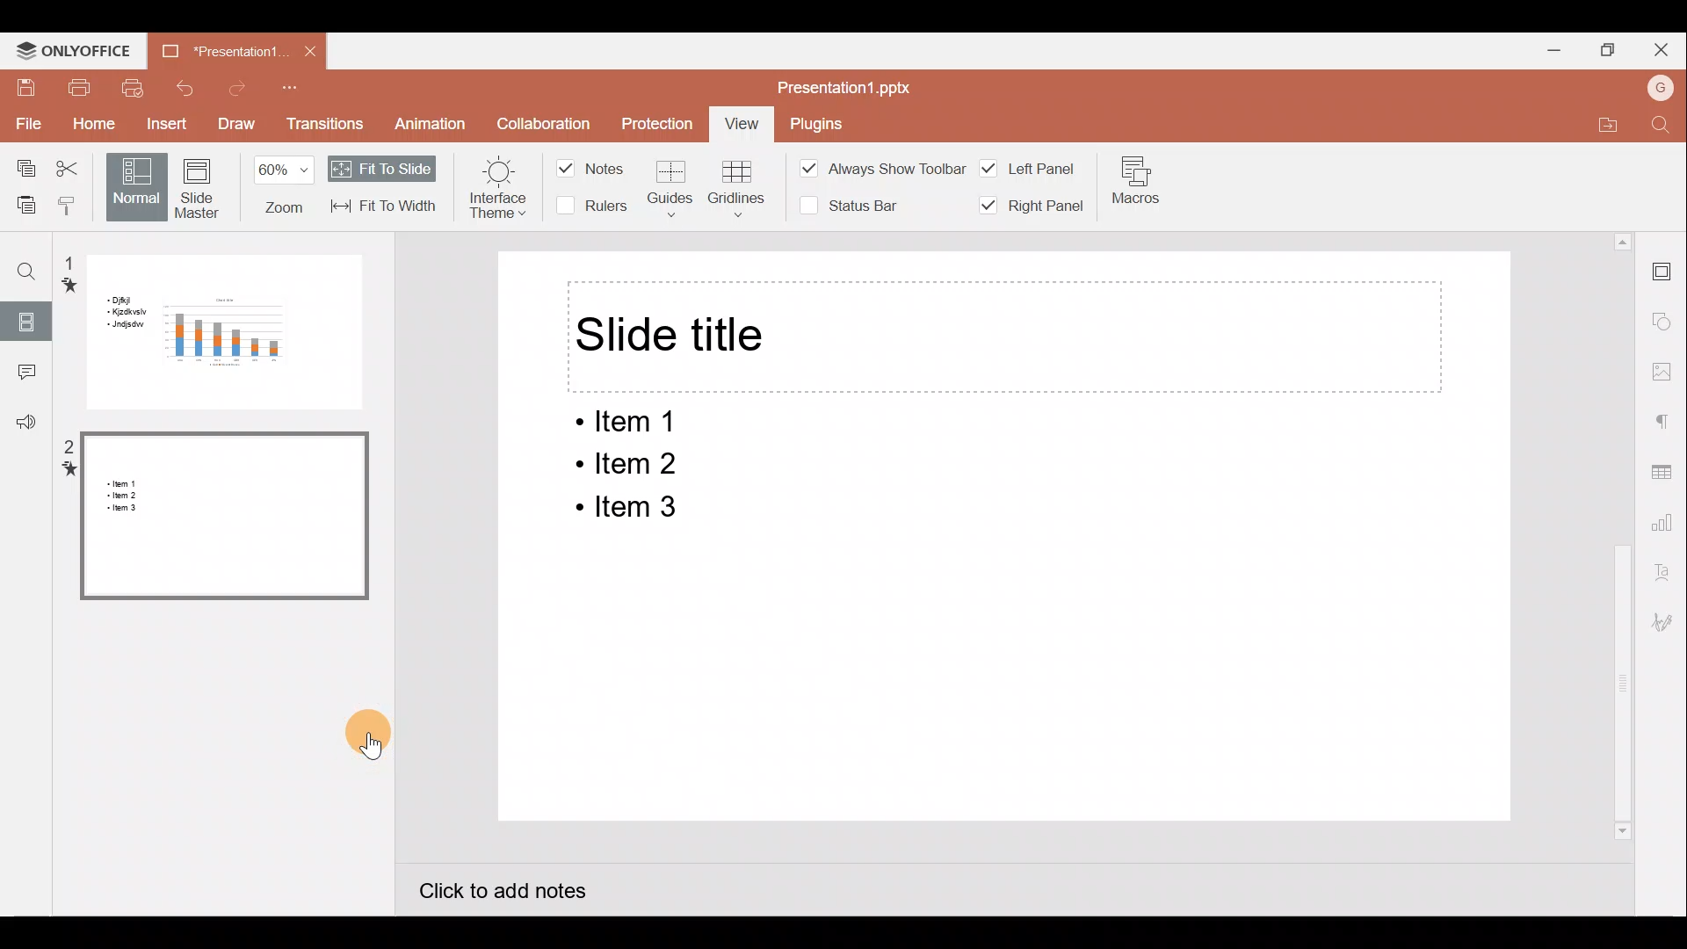 Image resolution: width=1687 pixels, height=949 pixels. I want to click on Fit to width, so click(384, 205).